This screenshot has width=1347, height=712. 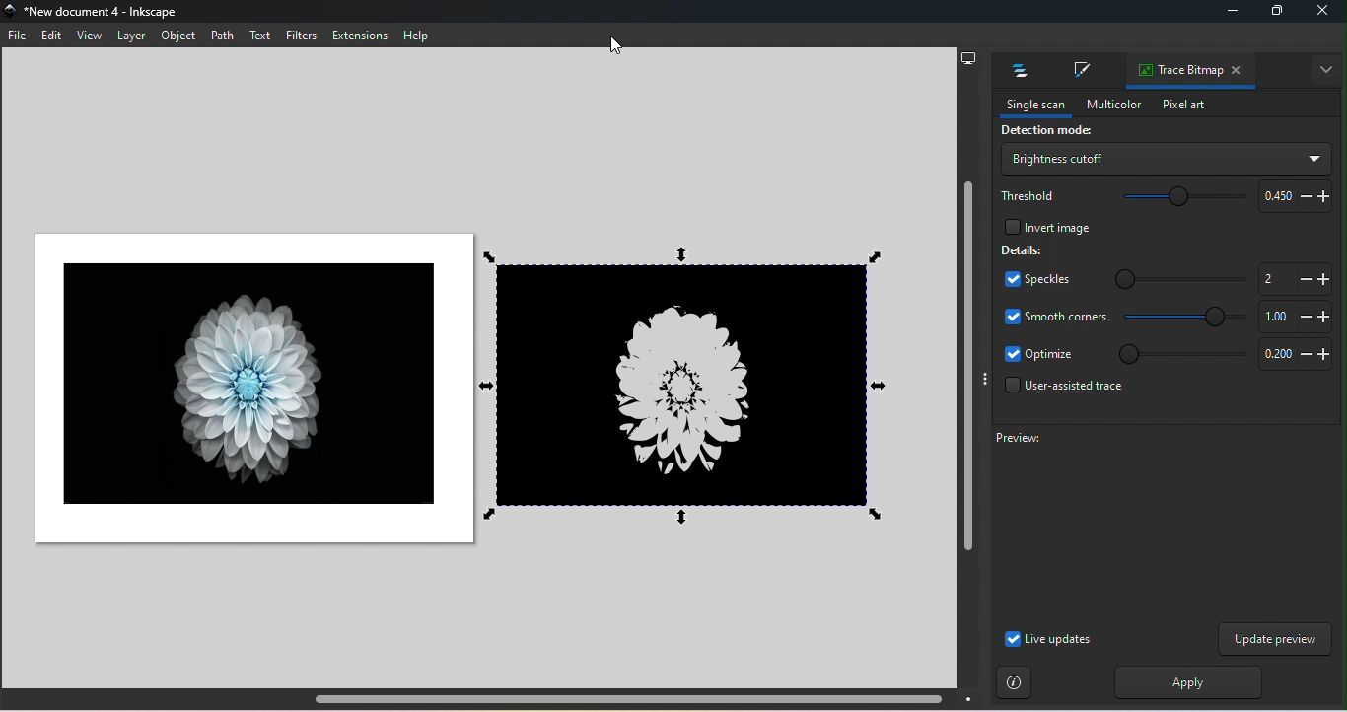 I want to click on Horizontal scroll bar, so click(x=493, y=699).